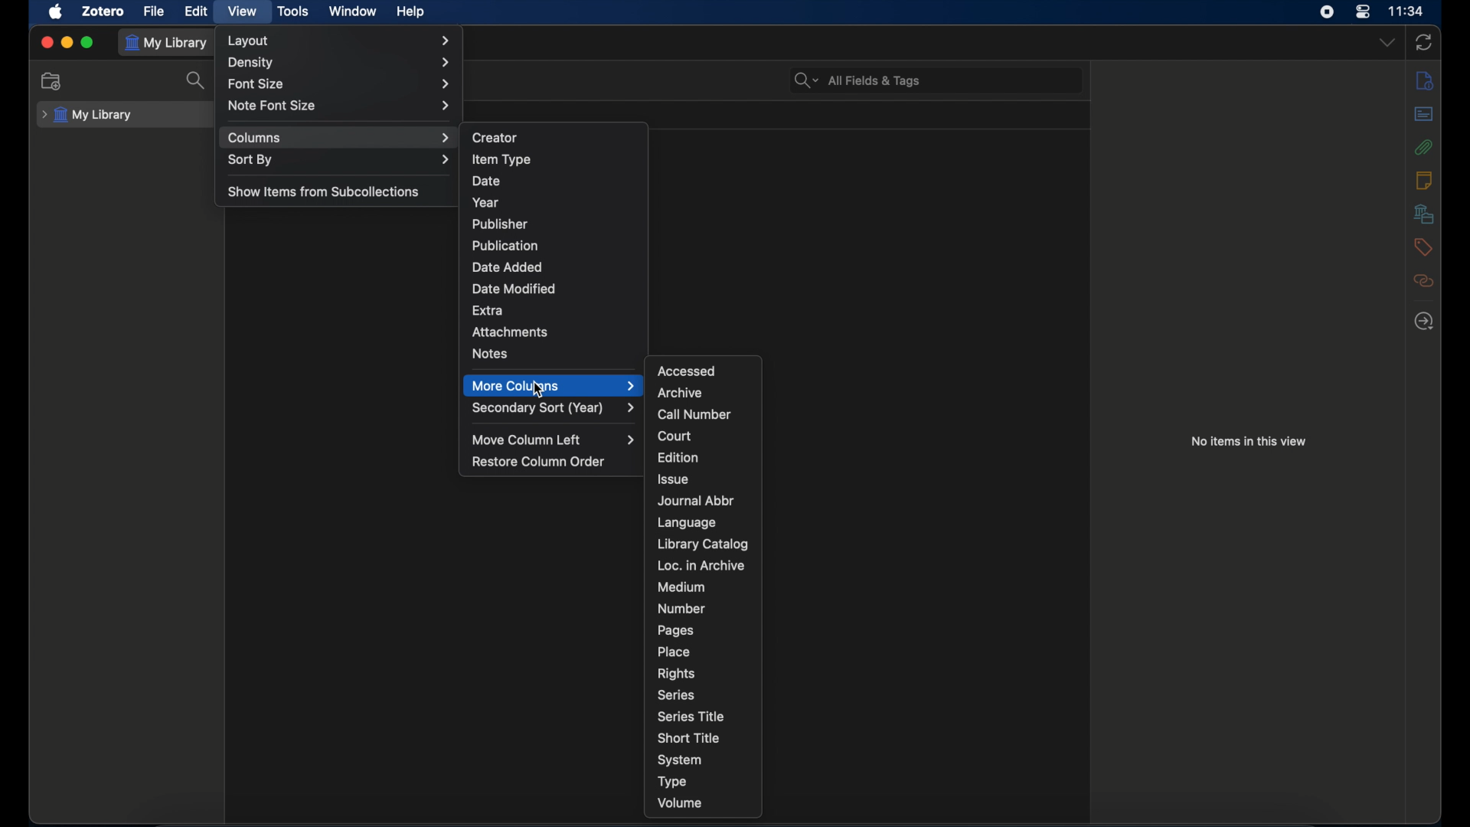 The image size is (1470, 827). What do you see at coordinates (1423, 180) in the screenshot?
I see `notes` at bounding box center [1423, 180].